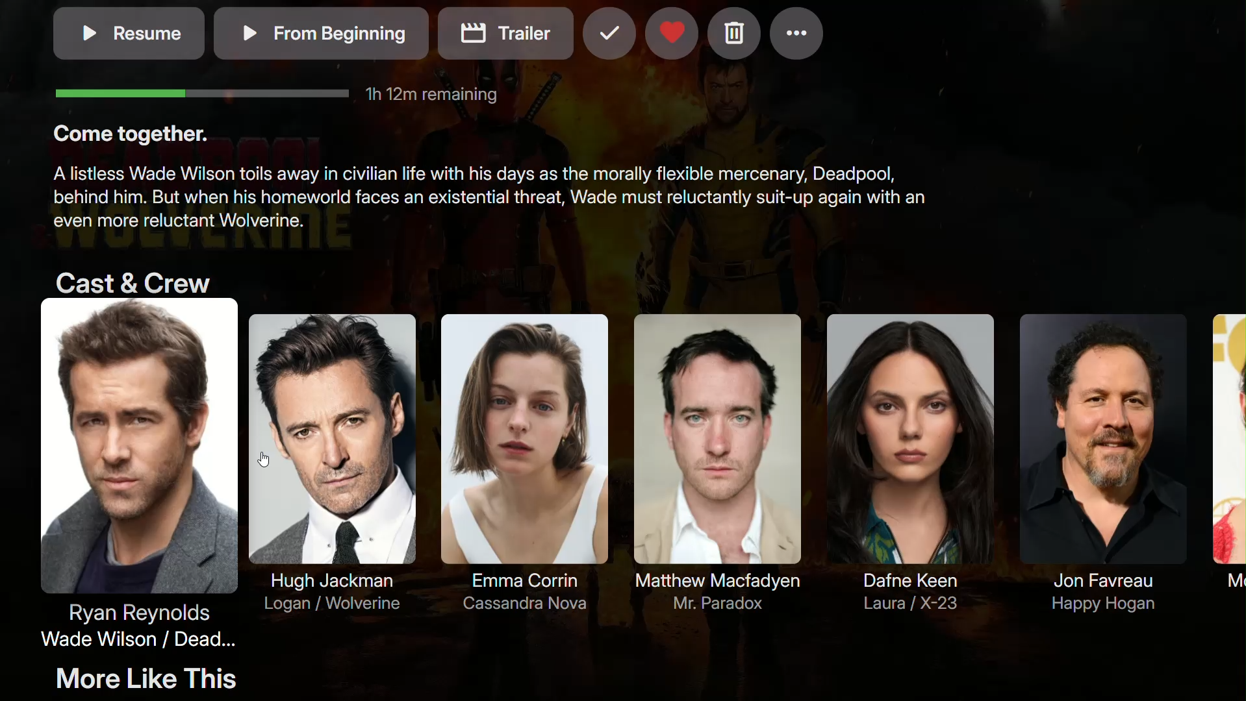  Describe the element at coordinates (1227, 459) in the screenshot. I see `Morena Baccarin` at that location.